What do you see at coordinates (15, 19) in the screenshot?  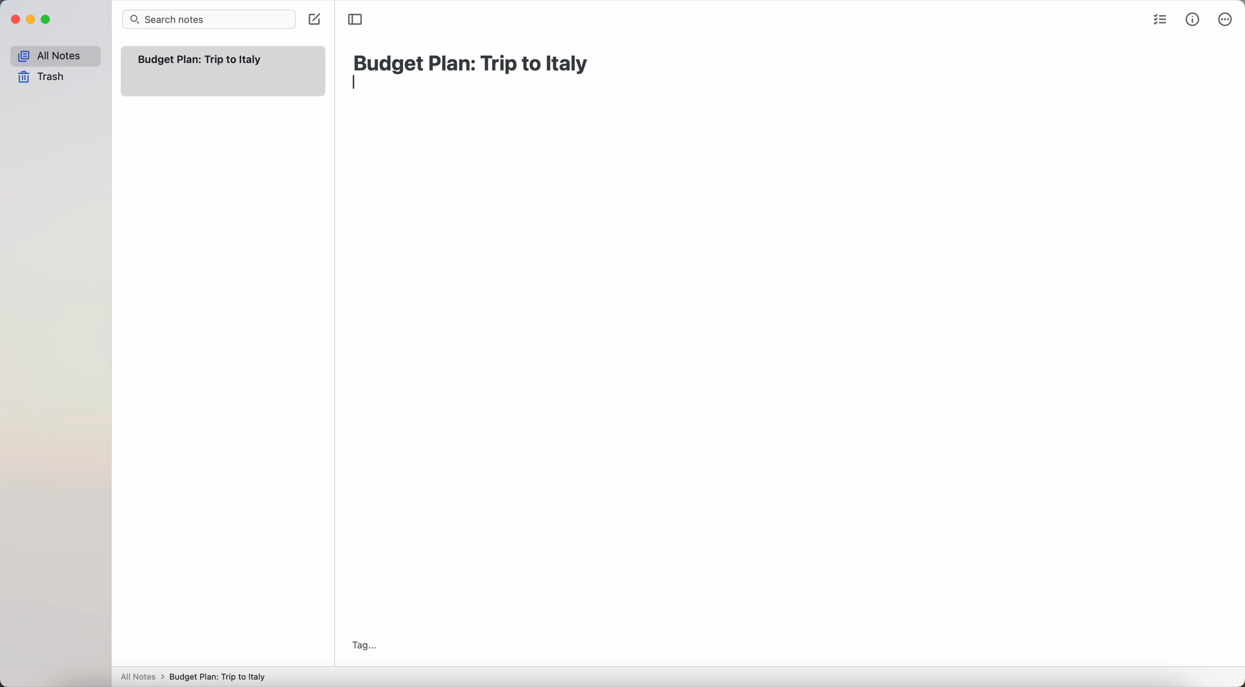 I see `close Simplenote` at bounding box center [15, 19].